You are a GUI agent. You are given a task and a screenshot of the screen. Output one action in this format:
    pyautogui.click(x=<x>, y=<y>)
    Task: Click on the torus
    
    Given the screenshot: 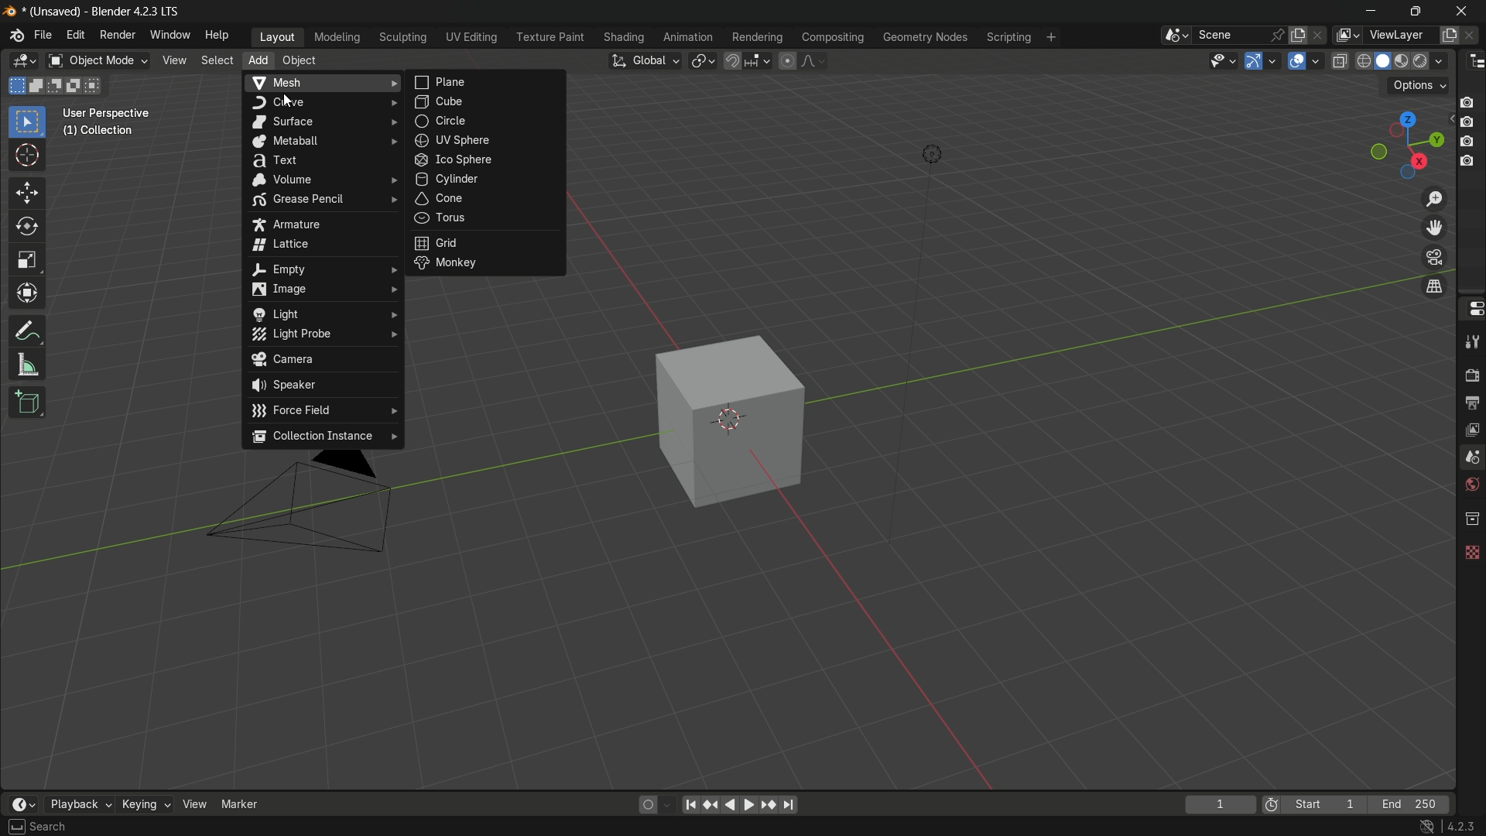 What is the action you would take?
    pyautogui.click(x=484, y=219)
    